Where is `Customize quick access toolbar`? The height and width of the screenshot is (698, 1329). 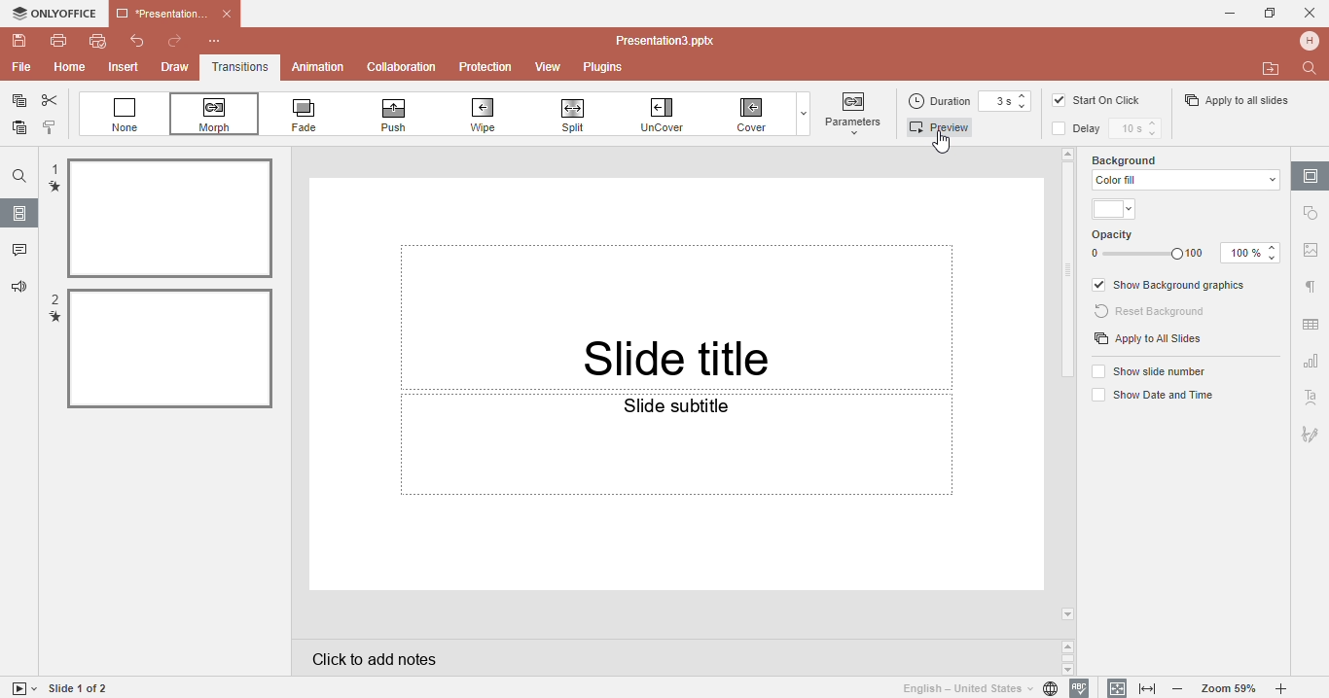 Customize quick access toolbar is located at coordinates (225, 41).